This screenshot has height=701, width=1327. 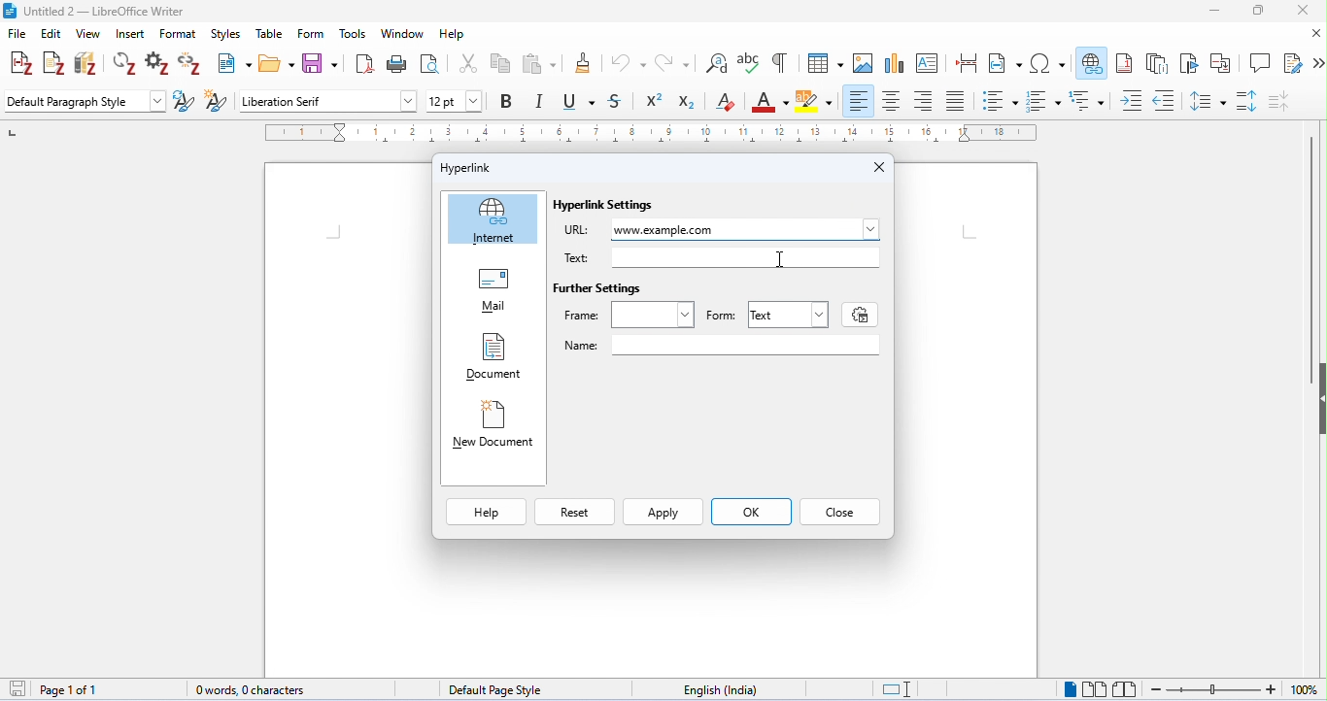 I want to click on insert endnote, so click(x=1159, y=63).